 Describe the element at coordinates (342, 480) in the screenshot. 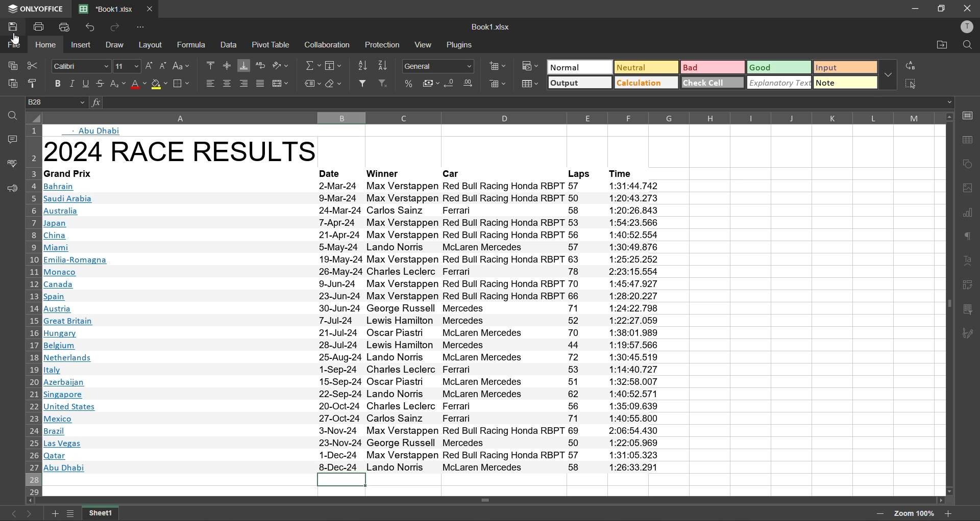

I see `current cell` at that location.